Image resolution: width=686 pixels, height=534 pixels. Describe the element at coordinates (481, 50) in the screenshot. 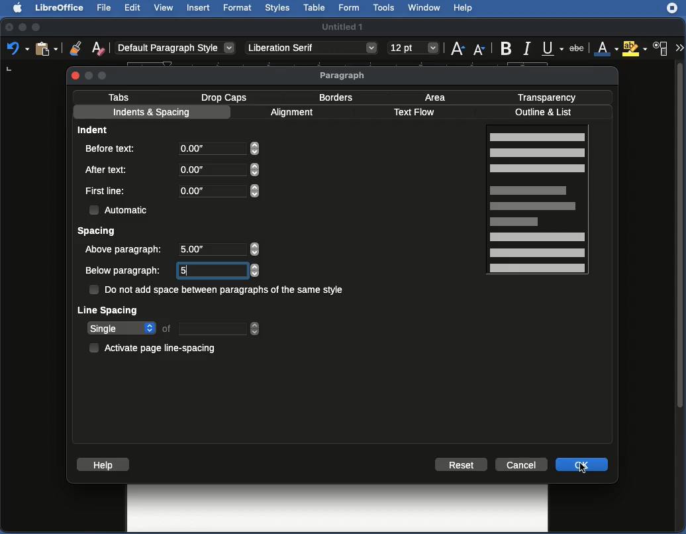

I see `Font size decrease` at that location.